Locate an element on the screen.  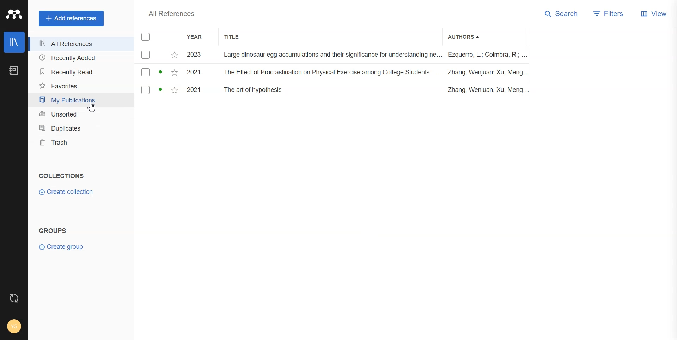
The art of hypothesis is located at coordinates (255, 90).